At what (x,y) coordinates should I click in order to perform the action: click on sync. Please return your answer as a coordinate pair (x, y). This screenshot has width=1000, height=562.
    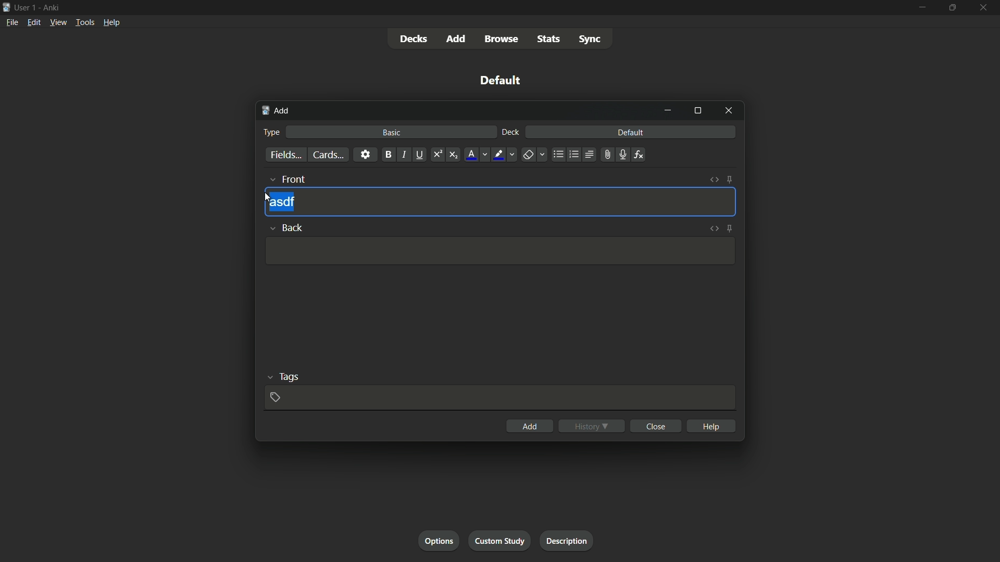
    Looking at the image, I should click on (590, 39).